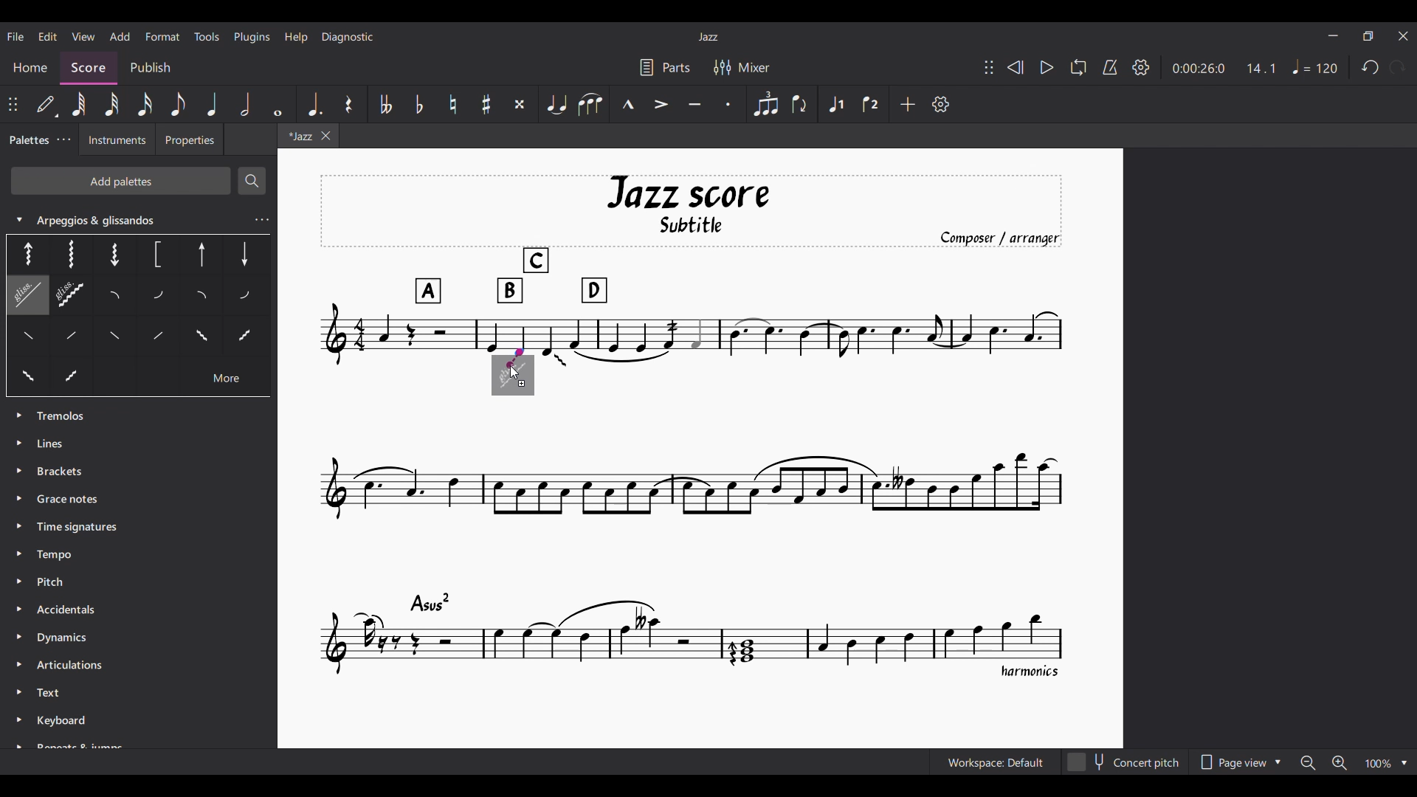 Image resolution: width=1417 pixels, height=797 pixels. I want to click on Slur, so click(590, 104).